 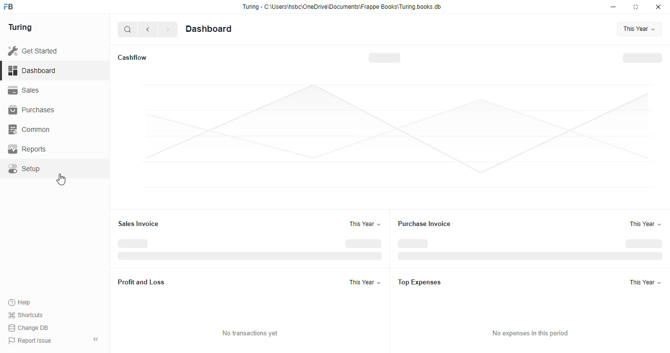 What do you see at coordinates (364, 224) in the screenshot?
I see `this year` at bounding box center [364, 224].